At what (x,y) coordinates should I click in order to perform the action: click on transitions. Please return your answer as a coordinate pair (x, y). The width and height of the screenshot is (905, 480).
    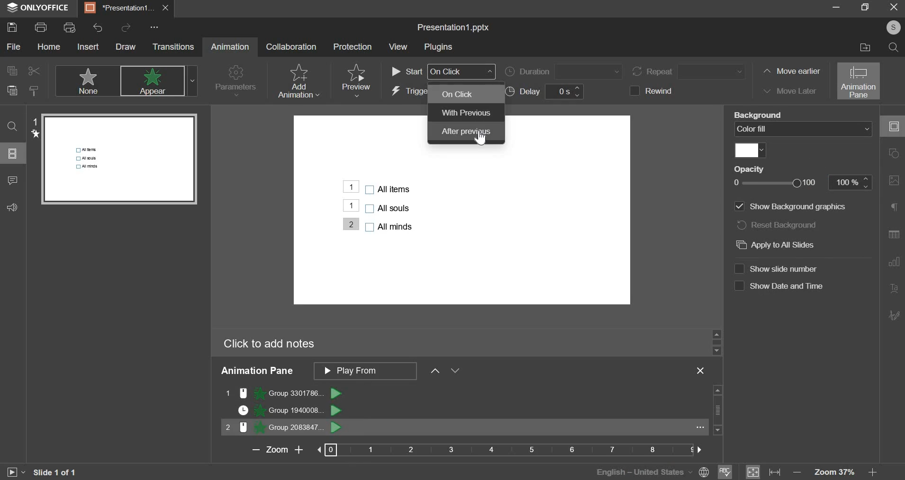
    Looking at the image, I should click on (173, 46).